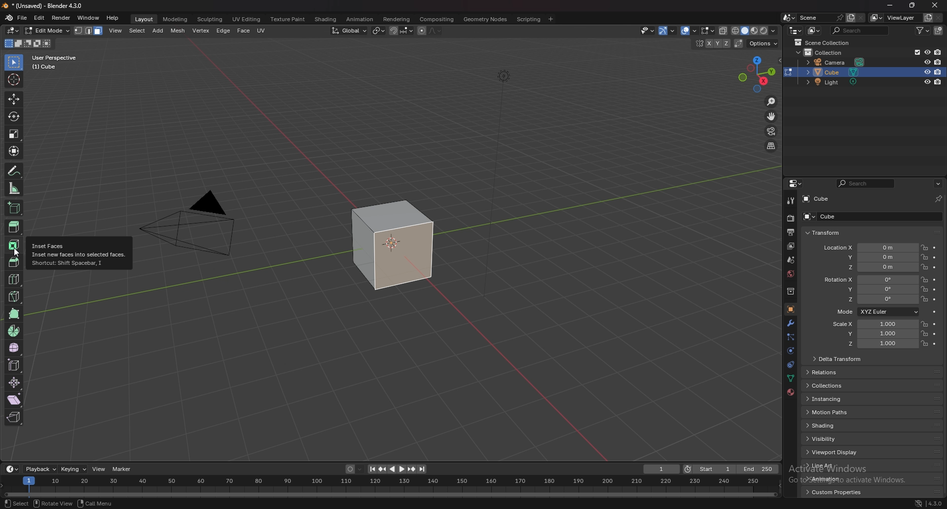  I want to click on enable mesh symmetry, so click(711, 43).